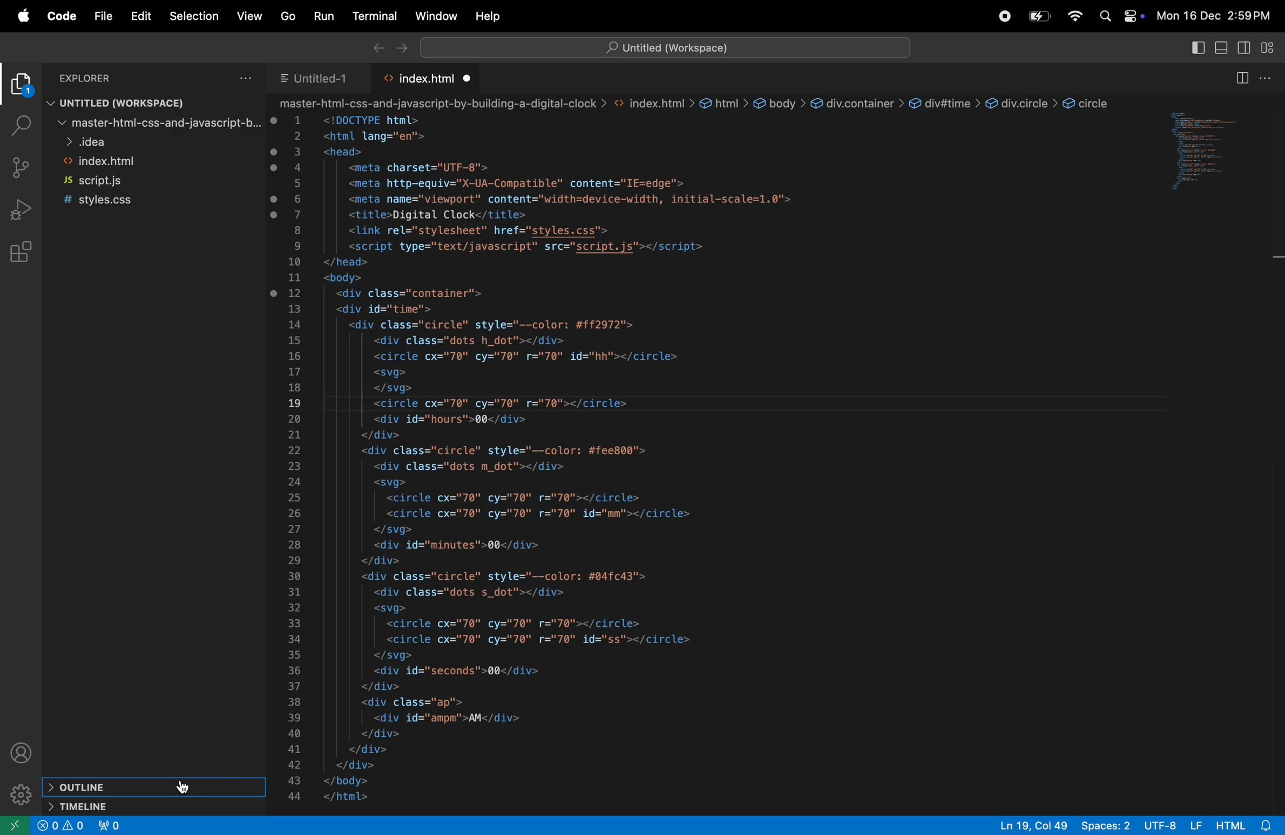 The width and height of the screenshot is (1285, 835). I want to click on split editor, so click(1240, 79).